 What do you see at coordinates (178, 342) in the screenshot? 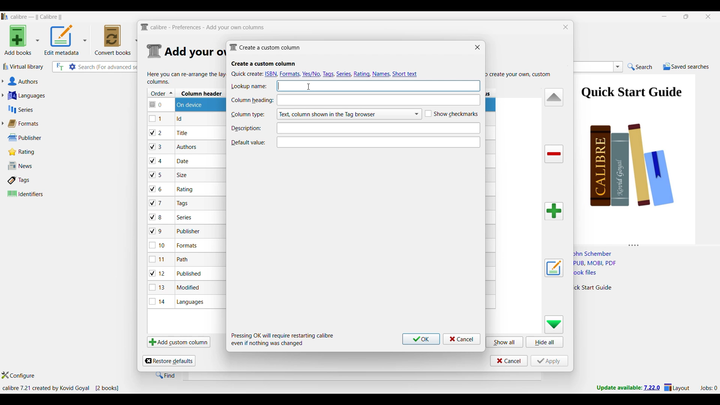
I see `Add custom column` at bounding box center [178, 342].